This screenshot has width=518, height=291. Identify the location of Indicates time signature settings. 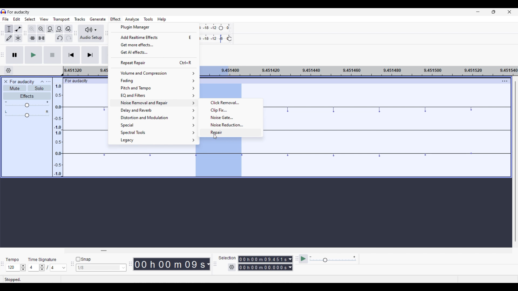
(42, 260).